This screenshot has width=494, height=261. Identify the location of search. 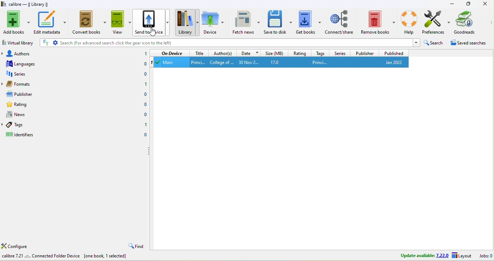
(230, 43).